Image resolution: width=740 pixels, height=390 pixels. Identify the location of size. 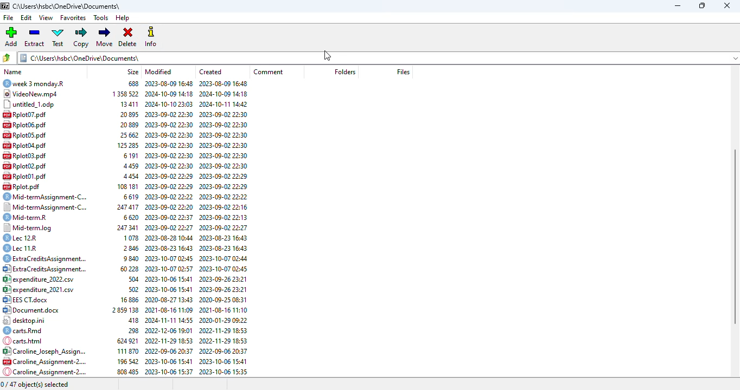
(133, 71).